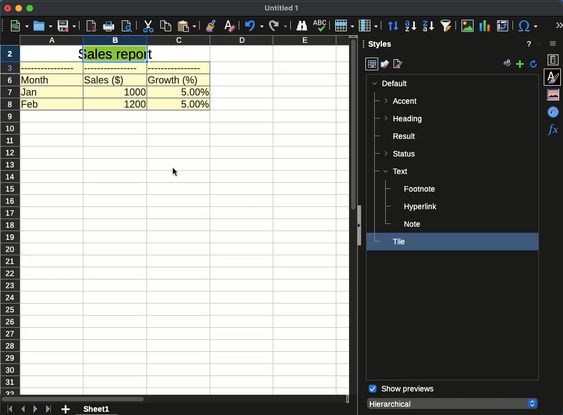 This screenshot has height=415, width=563. I want to click on expand, so click(559, 26).